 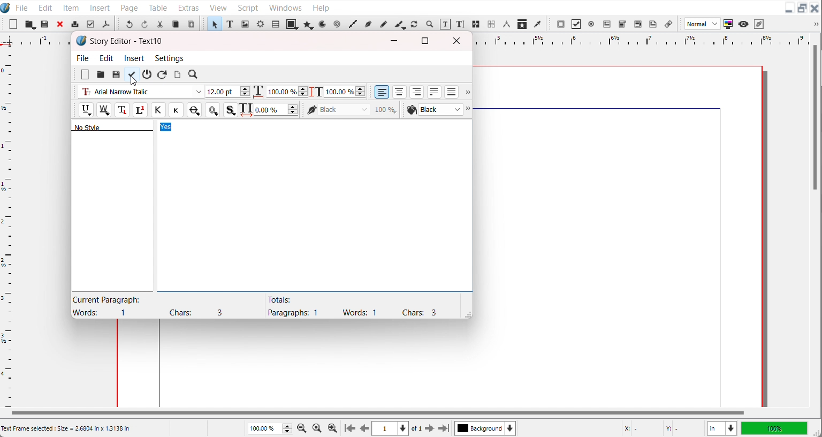 I want to click on Polygon, so click(x=309, y=24).